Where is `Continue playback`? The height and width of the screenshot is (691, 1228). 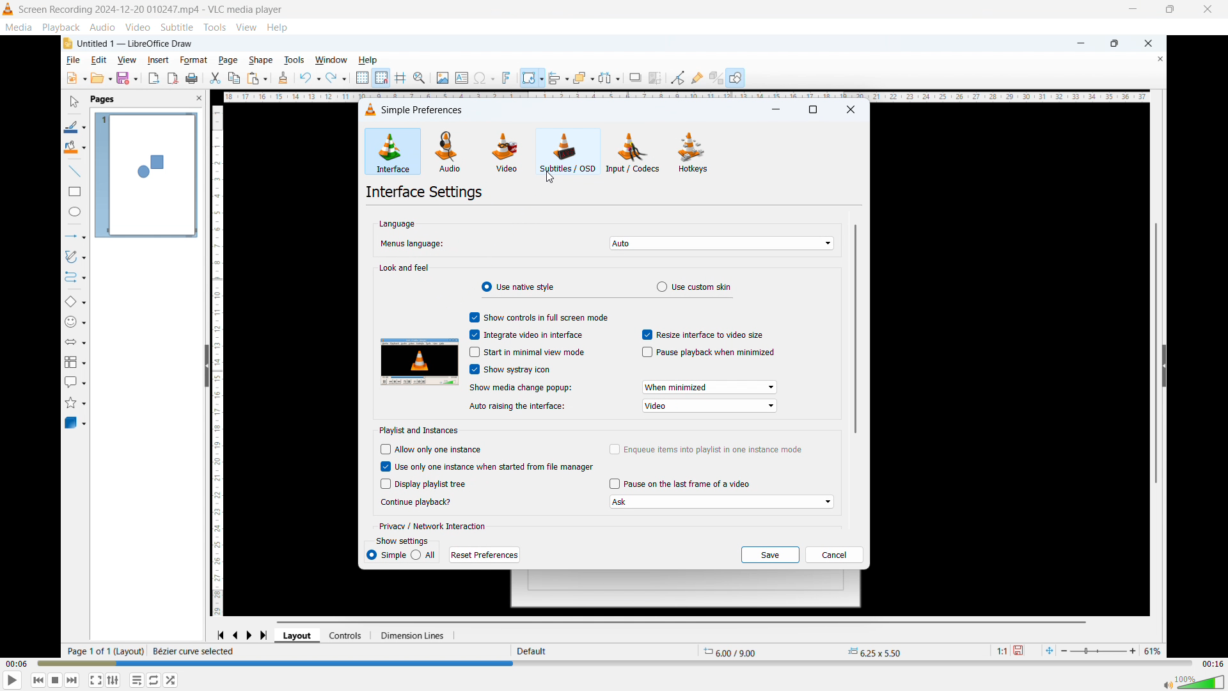 Continue playback is located at coordinates (416, 502).